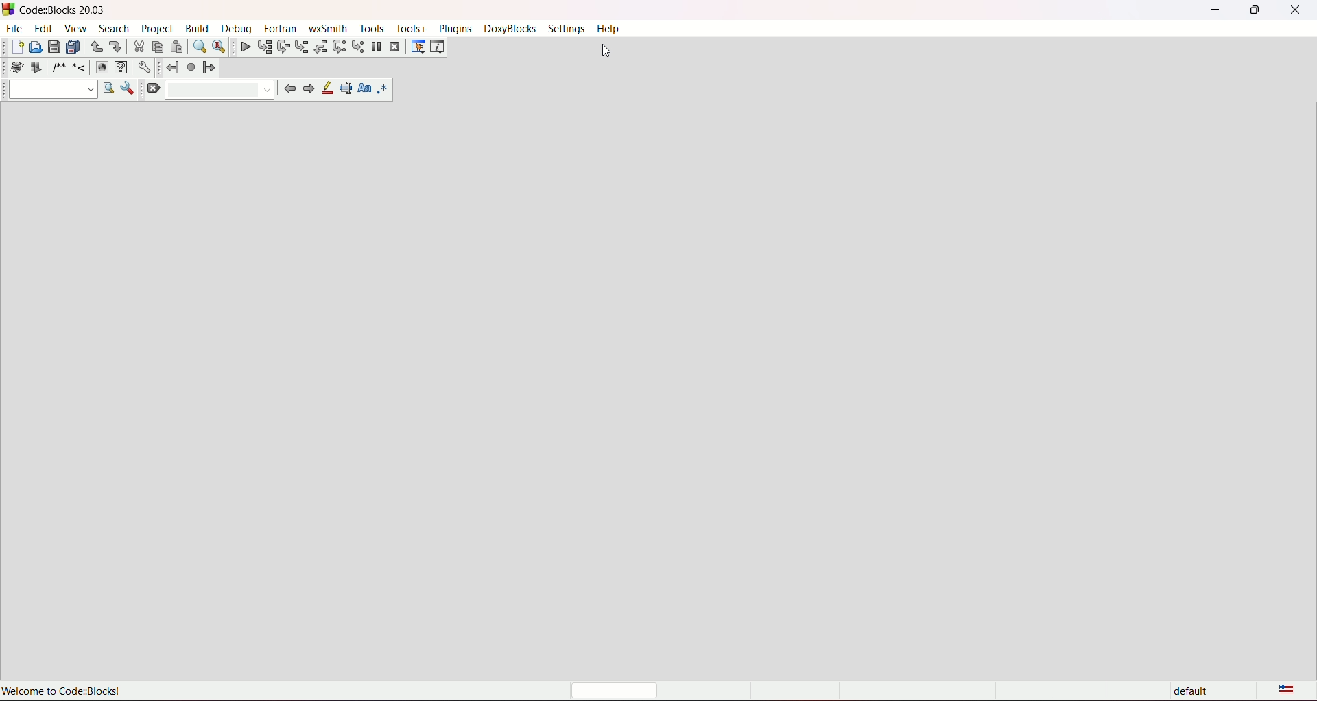  I want to click on jump back, so click(174, 67).